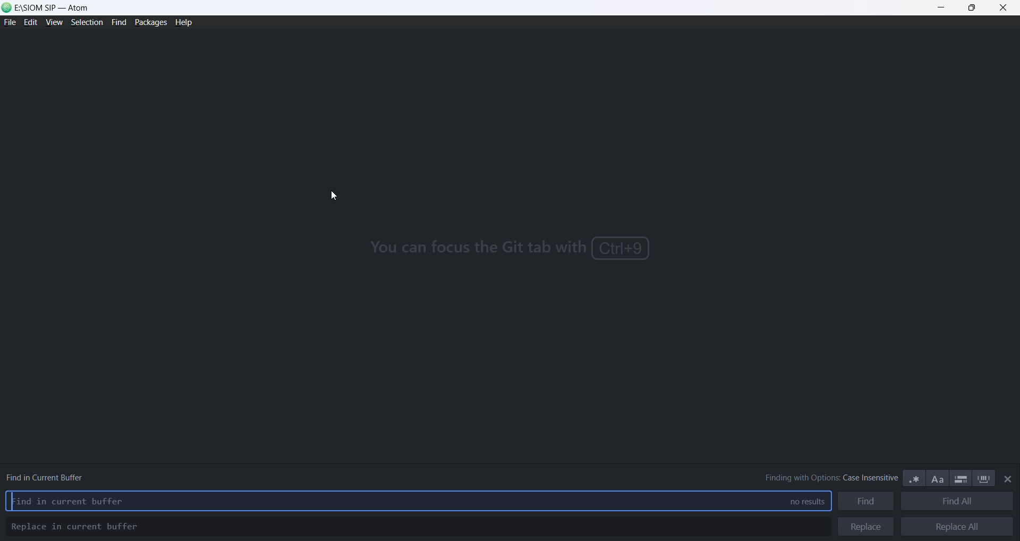  What do you see at coordinates (335, 197) in the screenshot?
I see `cursor` at bounding box center [335, 197].